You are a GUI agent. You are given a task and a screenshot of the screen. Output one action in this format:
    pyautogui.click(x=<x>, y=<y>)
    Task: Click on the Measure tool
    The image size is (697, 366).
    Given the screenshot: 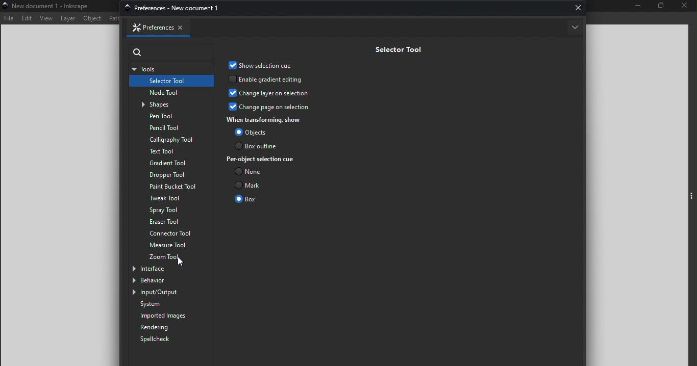 What is the action you would take?
    pyautogui.click(x=170, y=245)
    